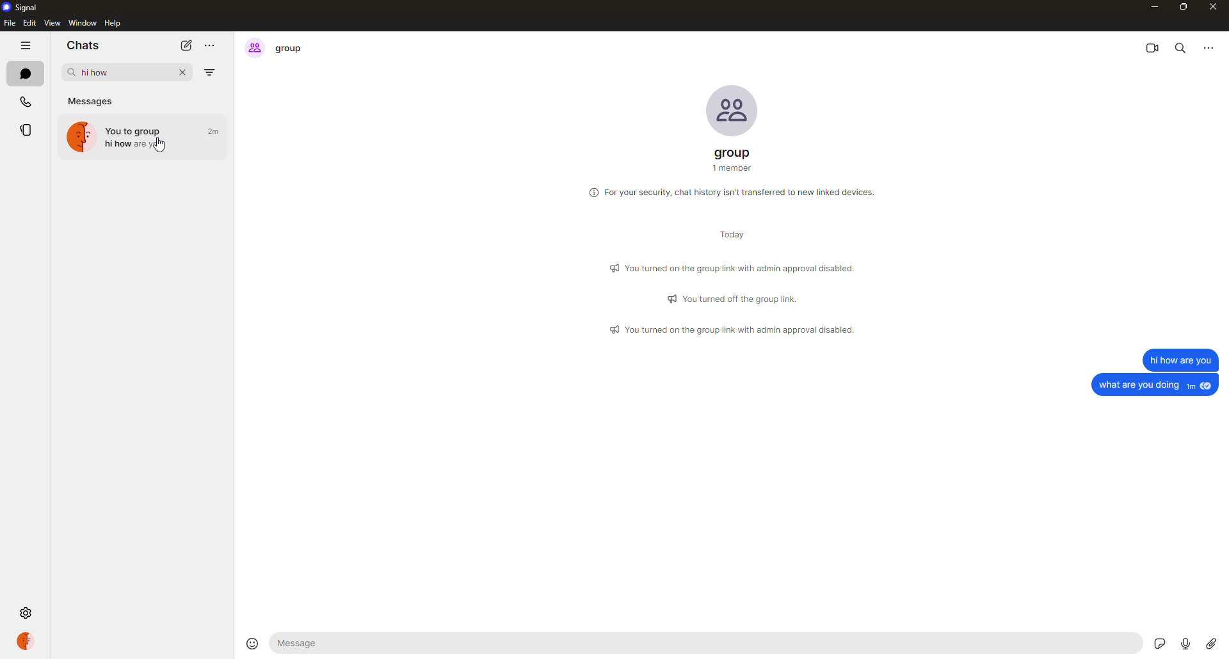 The height and width of the screenshot is (659, 1229). Describe the element at coordinates (29, 23) in the screenshot. I see `edit` at that location.